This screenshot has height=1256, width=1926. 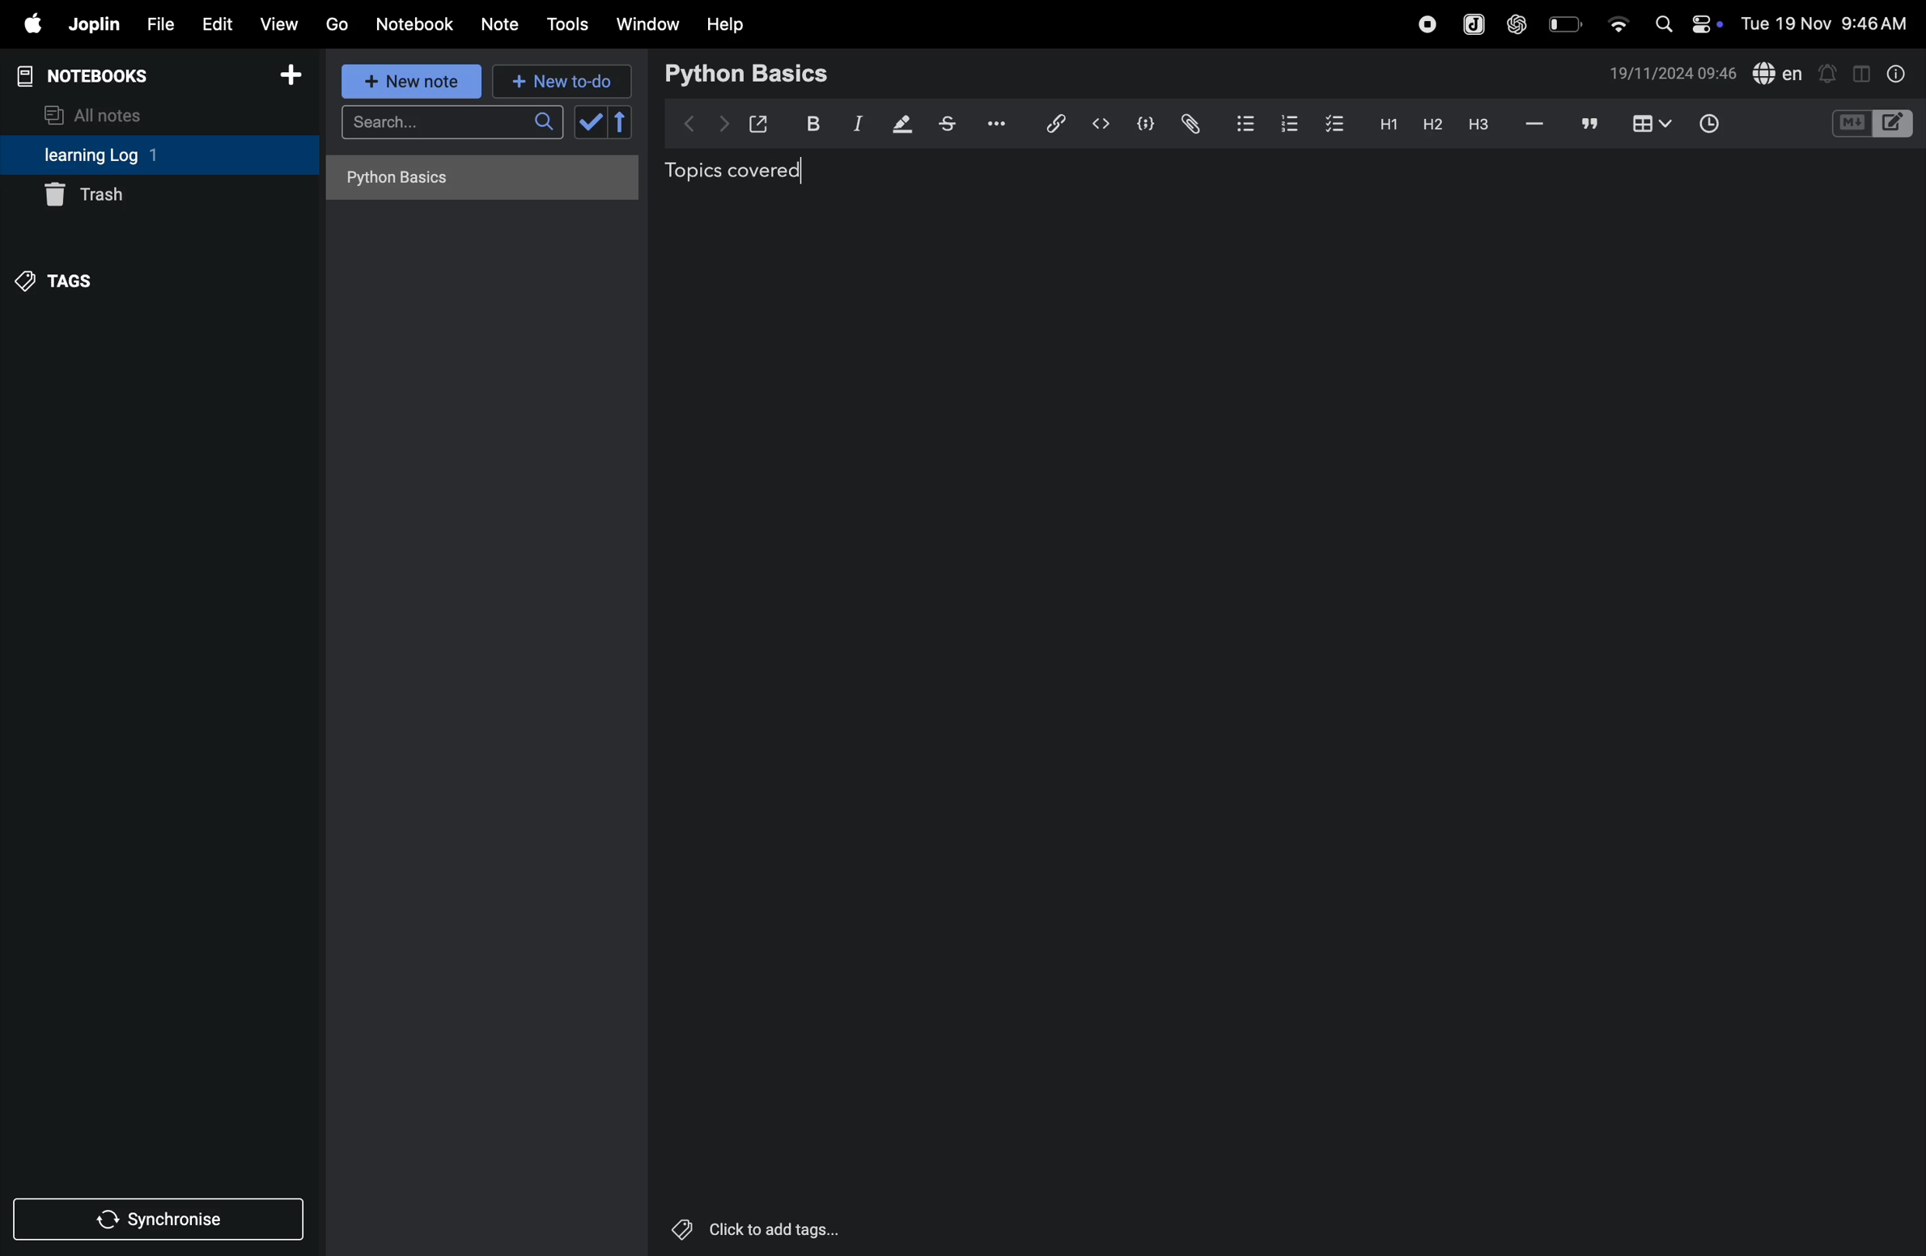 What do you see at coordinates (796, 177) in the screenshot?
I see `cursor` at bounding box center [796, 177].